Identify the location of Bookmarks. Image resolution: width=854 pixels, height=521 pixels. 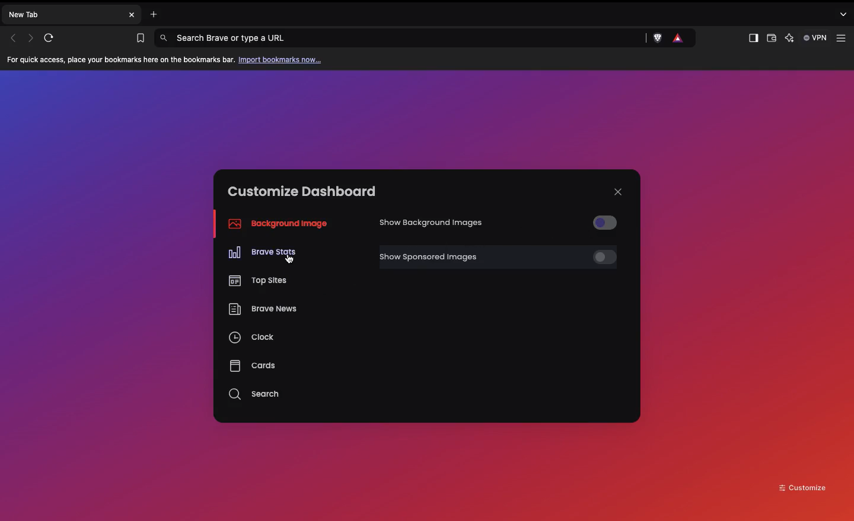
(138, 38).